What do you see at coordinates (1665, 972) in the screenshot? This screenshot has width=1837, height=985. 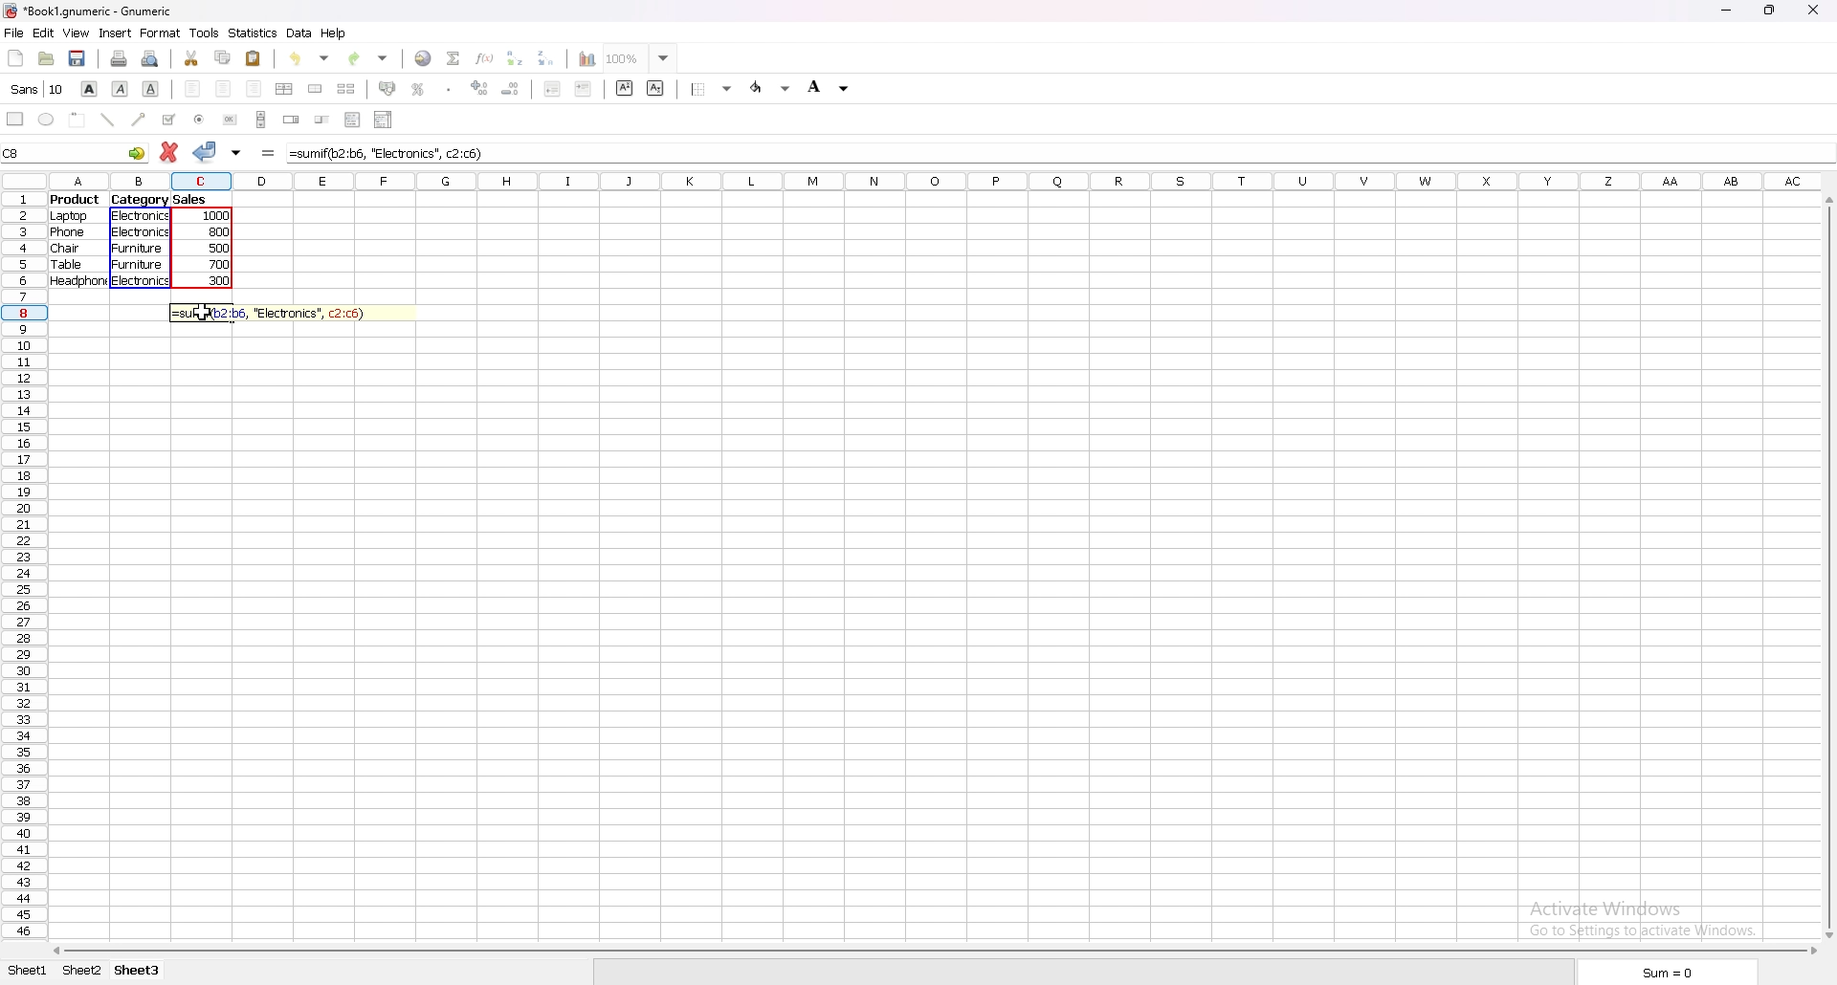 I see `sum` at bounding box center [1665, 972].